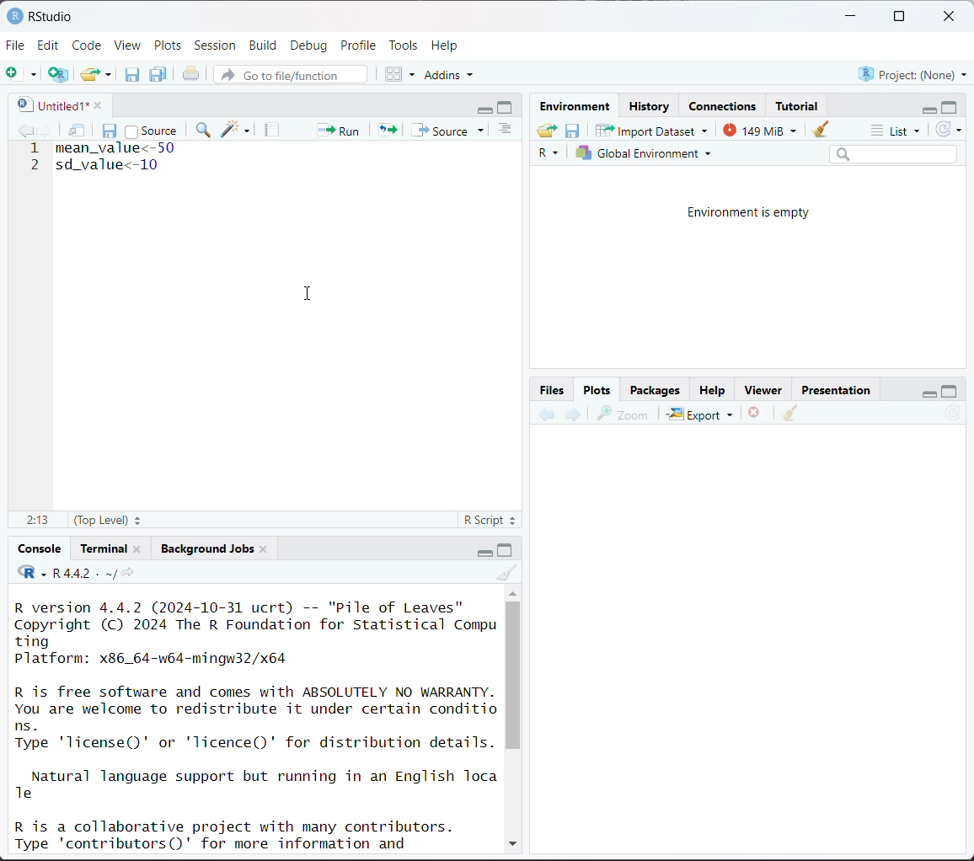  Describe the element at coordinates (725, 106) in the screenshot. I see `Connections` at that location.